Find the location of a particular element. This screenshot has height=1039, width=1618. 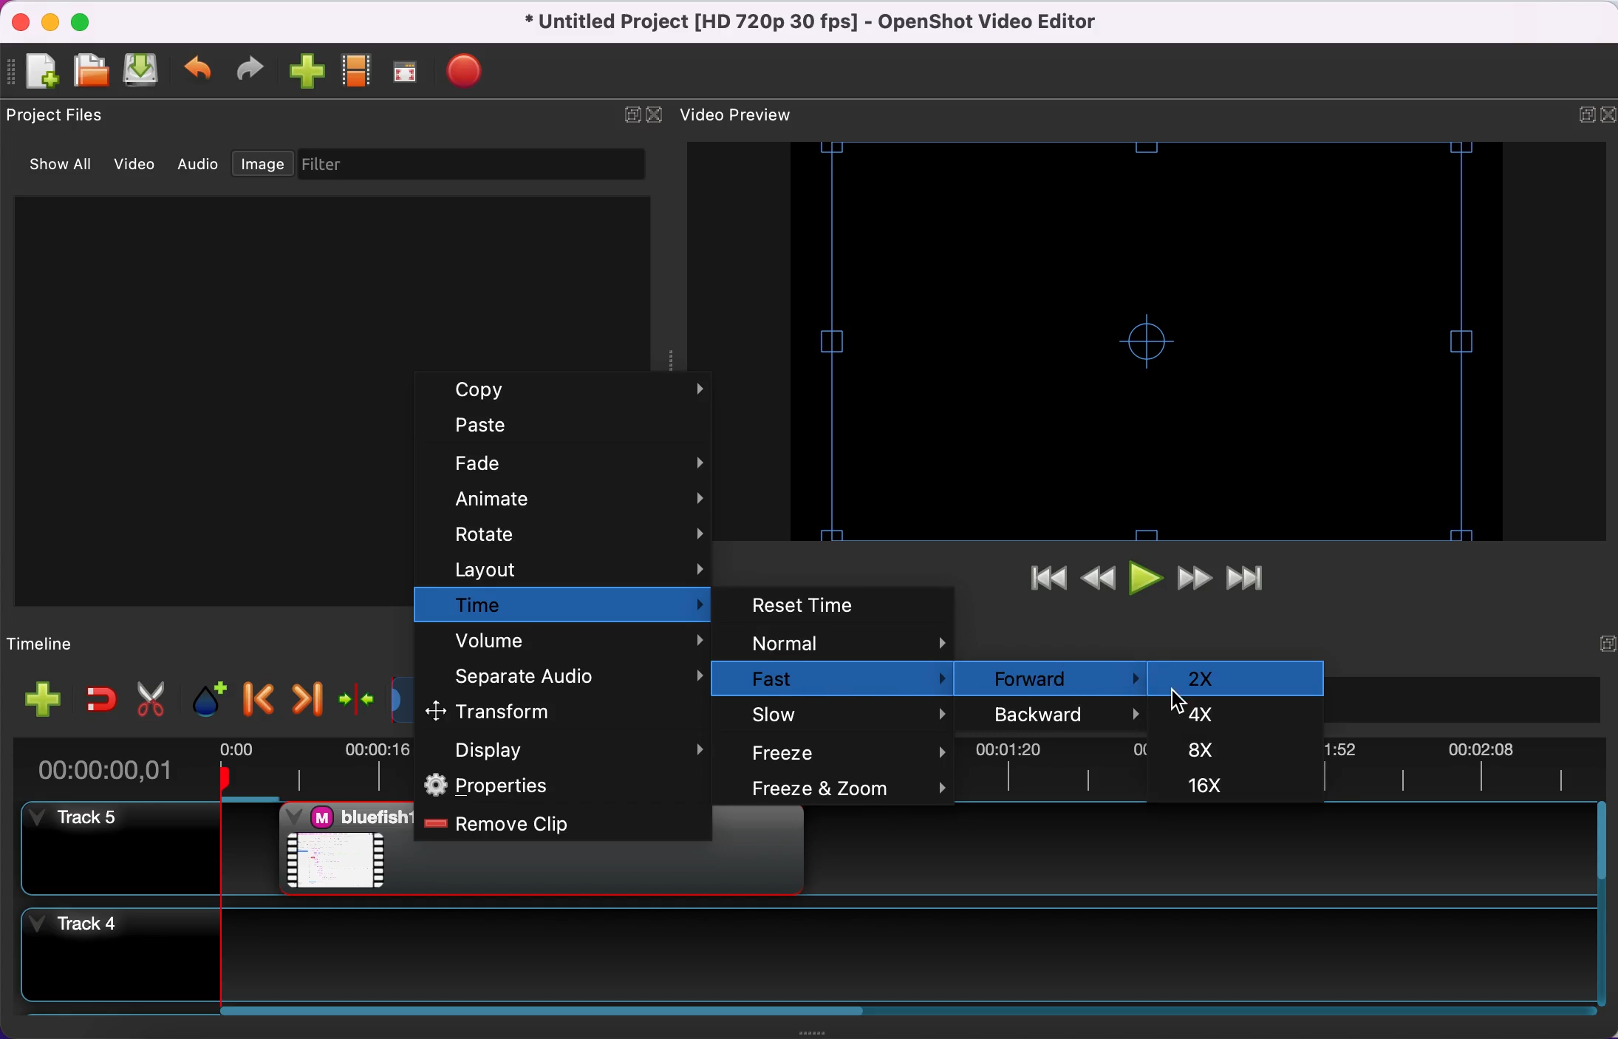

16x is located at coordinates (1229, 786).